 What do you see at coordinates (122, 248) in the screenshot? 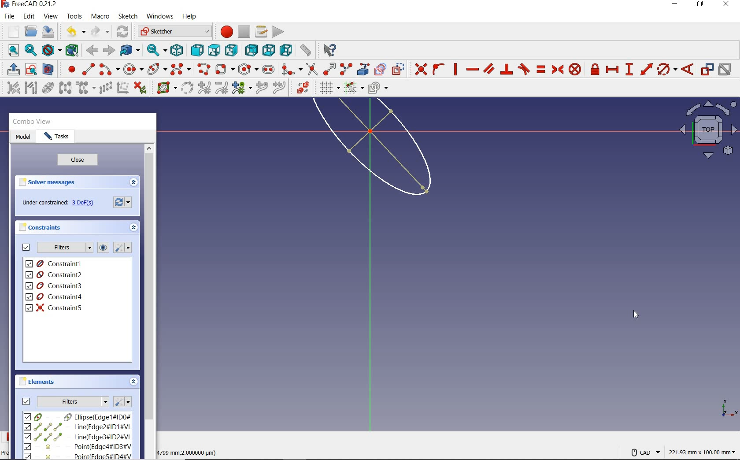
I see `settings` at bounding box center [122, 248].